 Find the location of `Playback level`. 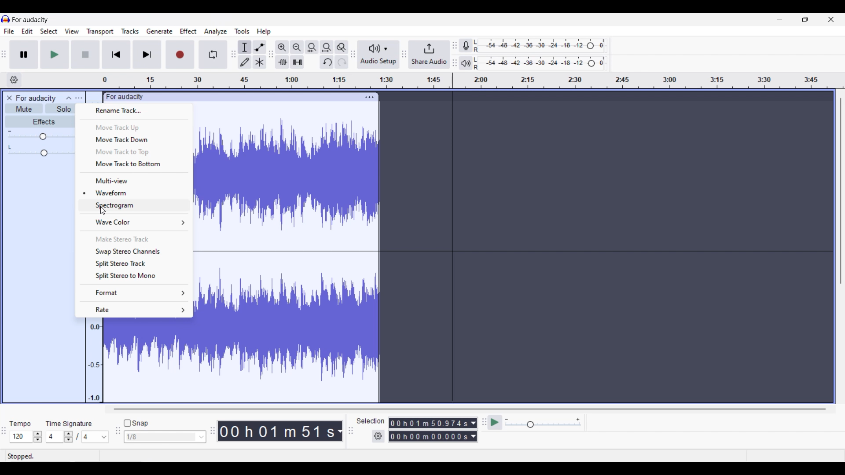

Playback level is located at coordinates (542, 62).